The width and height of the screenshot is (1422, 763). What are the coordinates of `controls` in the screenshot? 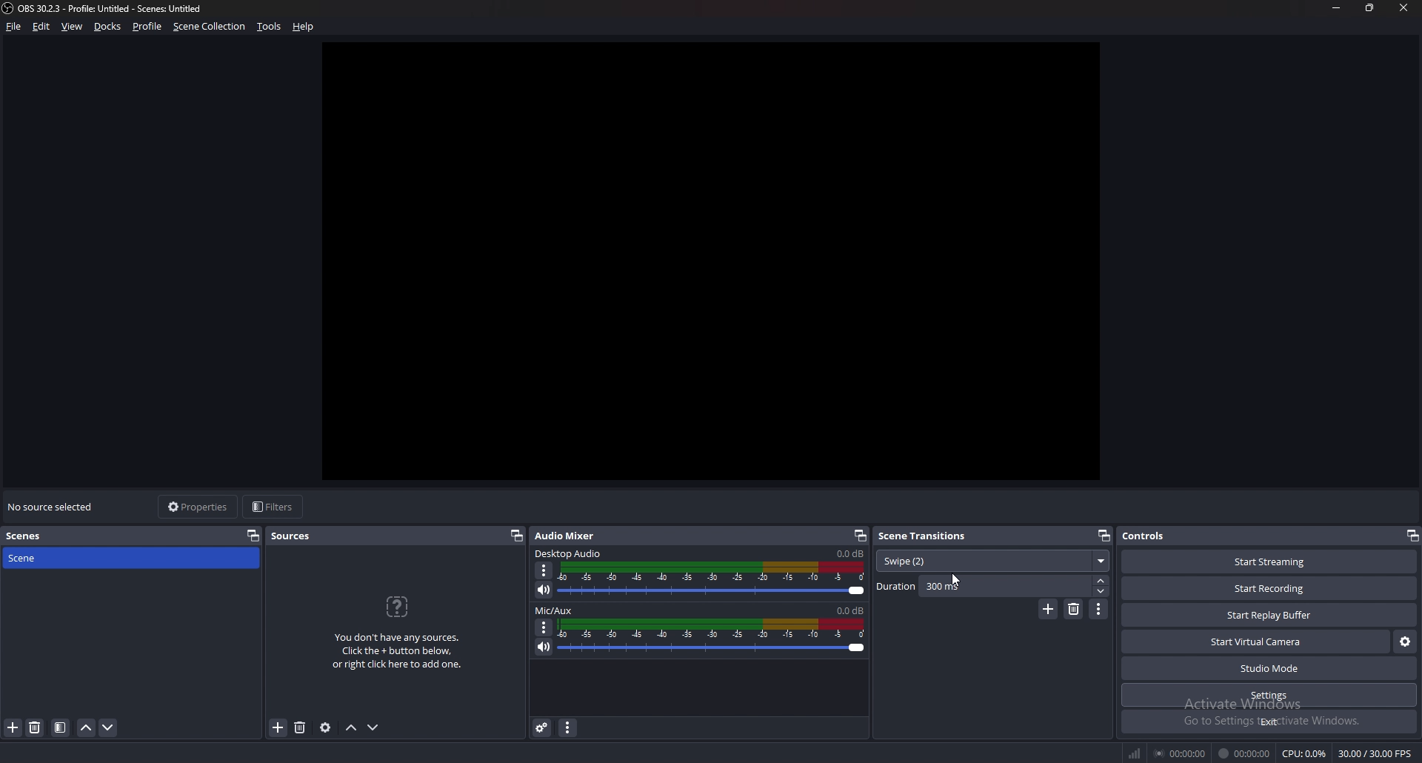 It's located at (1159, 535).